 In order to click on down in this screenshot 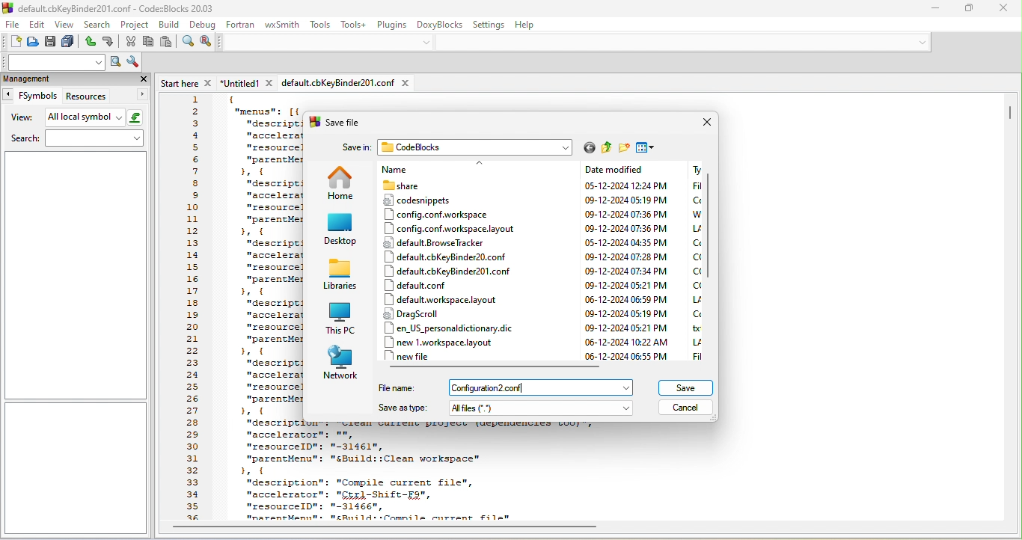, I will do `click(923, 43)`.